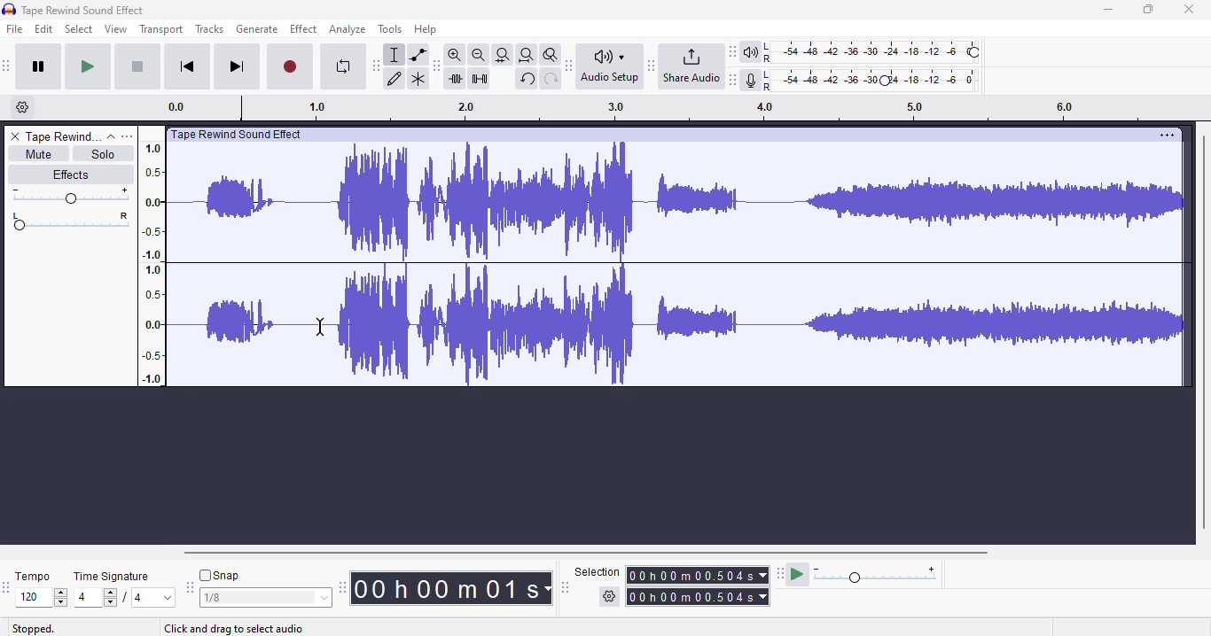 The image size is (1211, 636). What do you see at coordinates (264, 598) in the screenshot?
I see `1/8` at bounding box center [264, 598].